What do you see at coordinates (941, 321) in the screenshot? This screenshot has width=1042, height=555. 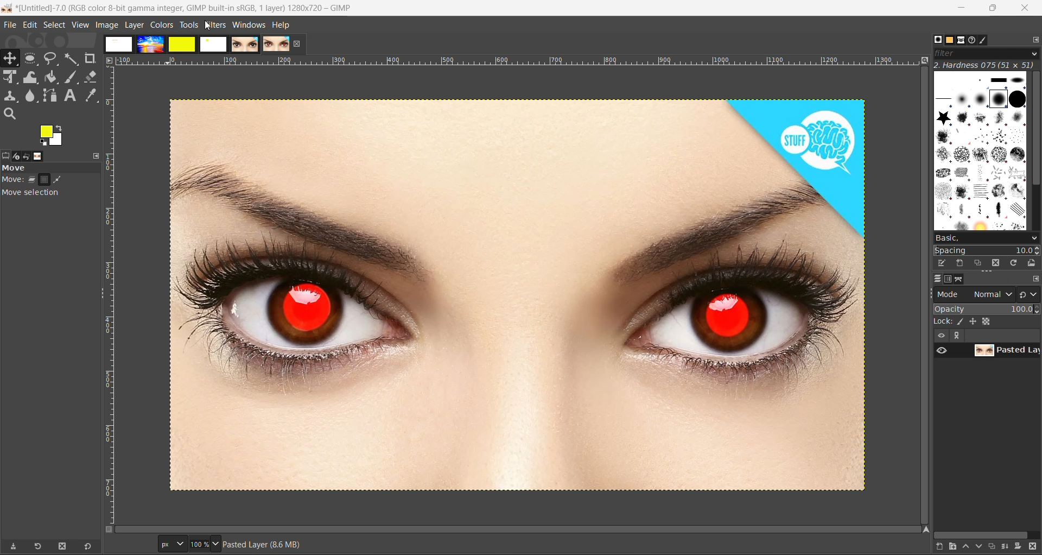 I see `lock :` at bounding box center [941, 321].